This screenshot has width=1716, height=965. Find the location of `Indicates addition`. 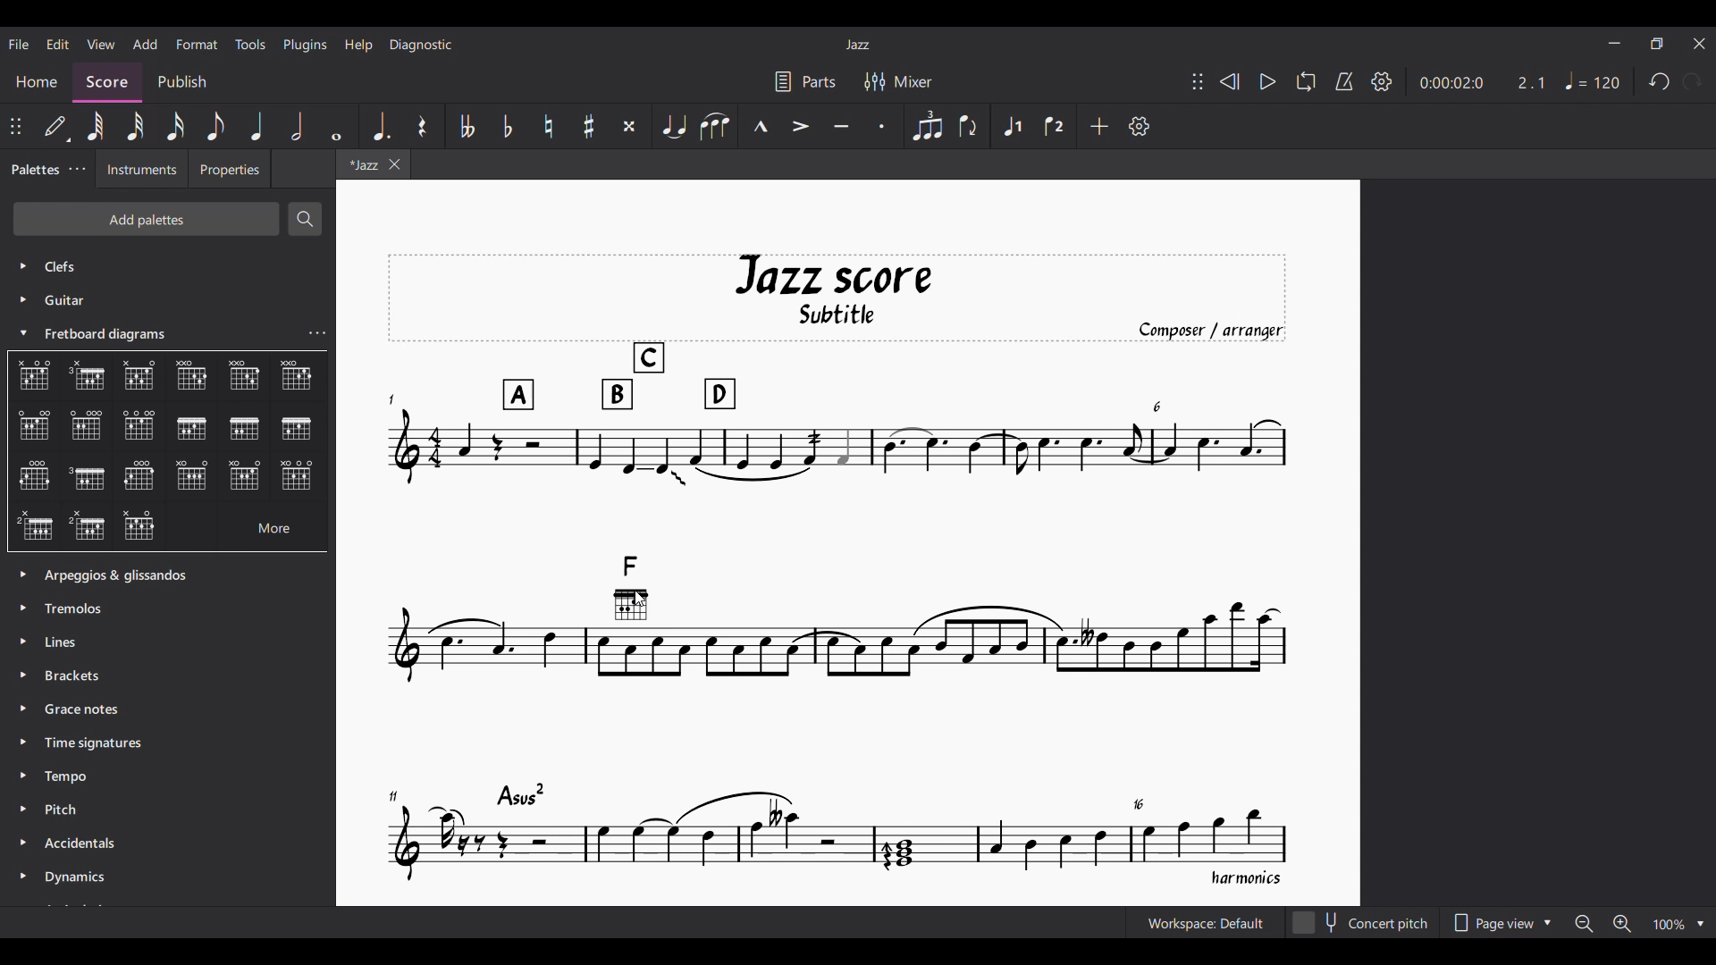

Indicates addition is located at coordinates (649, 611).